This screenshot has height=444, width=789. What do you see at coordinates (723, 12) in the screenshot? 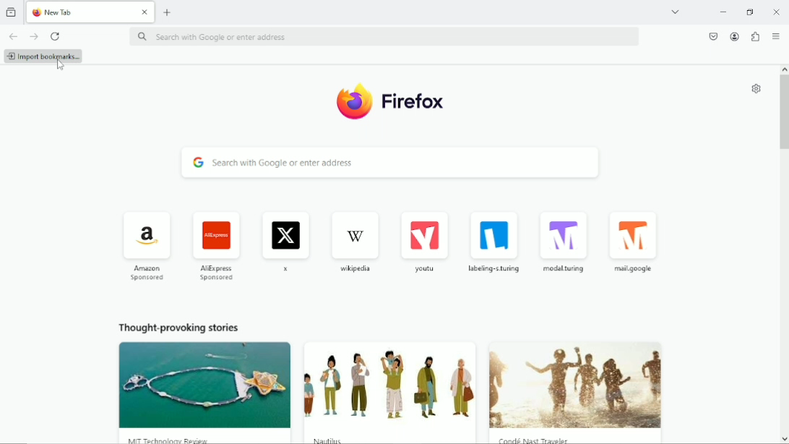
I see `Minimize` at bounding box center [723, 12].